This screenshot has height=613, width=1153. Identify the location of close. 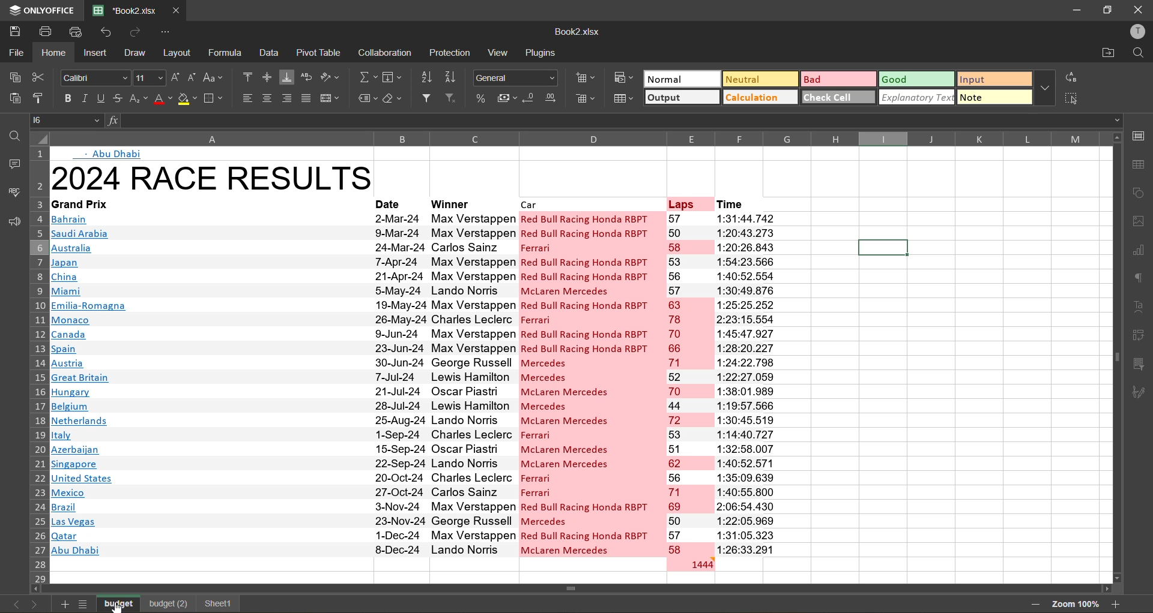
(1139, 10).